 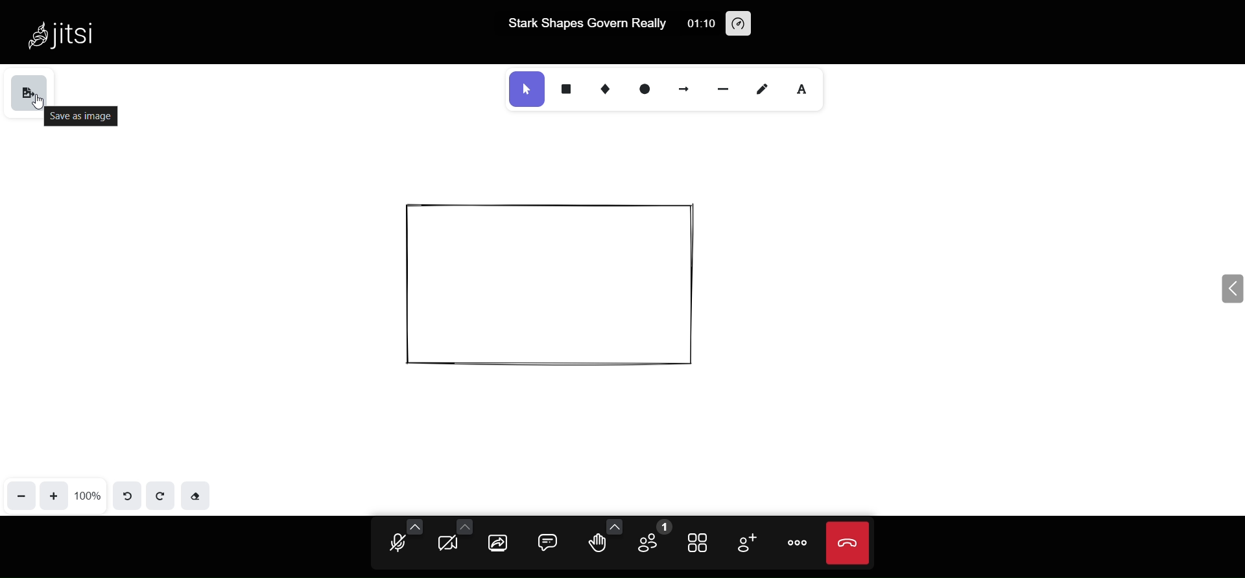 What do you see at coordinates (125, 495) in the screenshot?
I see `undo` at bounding box center [125, 495].